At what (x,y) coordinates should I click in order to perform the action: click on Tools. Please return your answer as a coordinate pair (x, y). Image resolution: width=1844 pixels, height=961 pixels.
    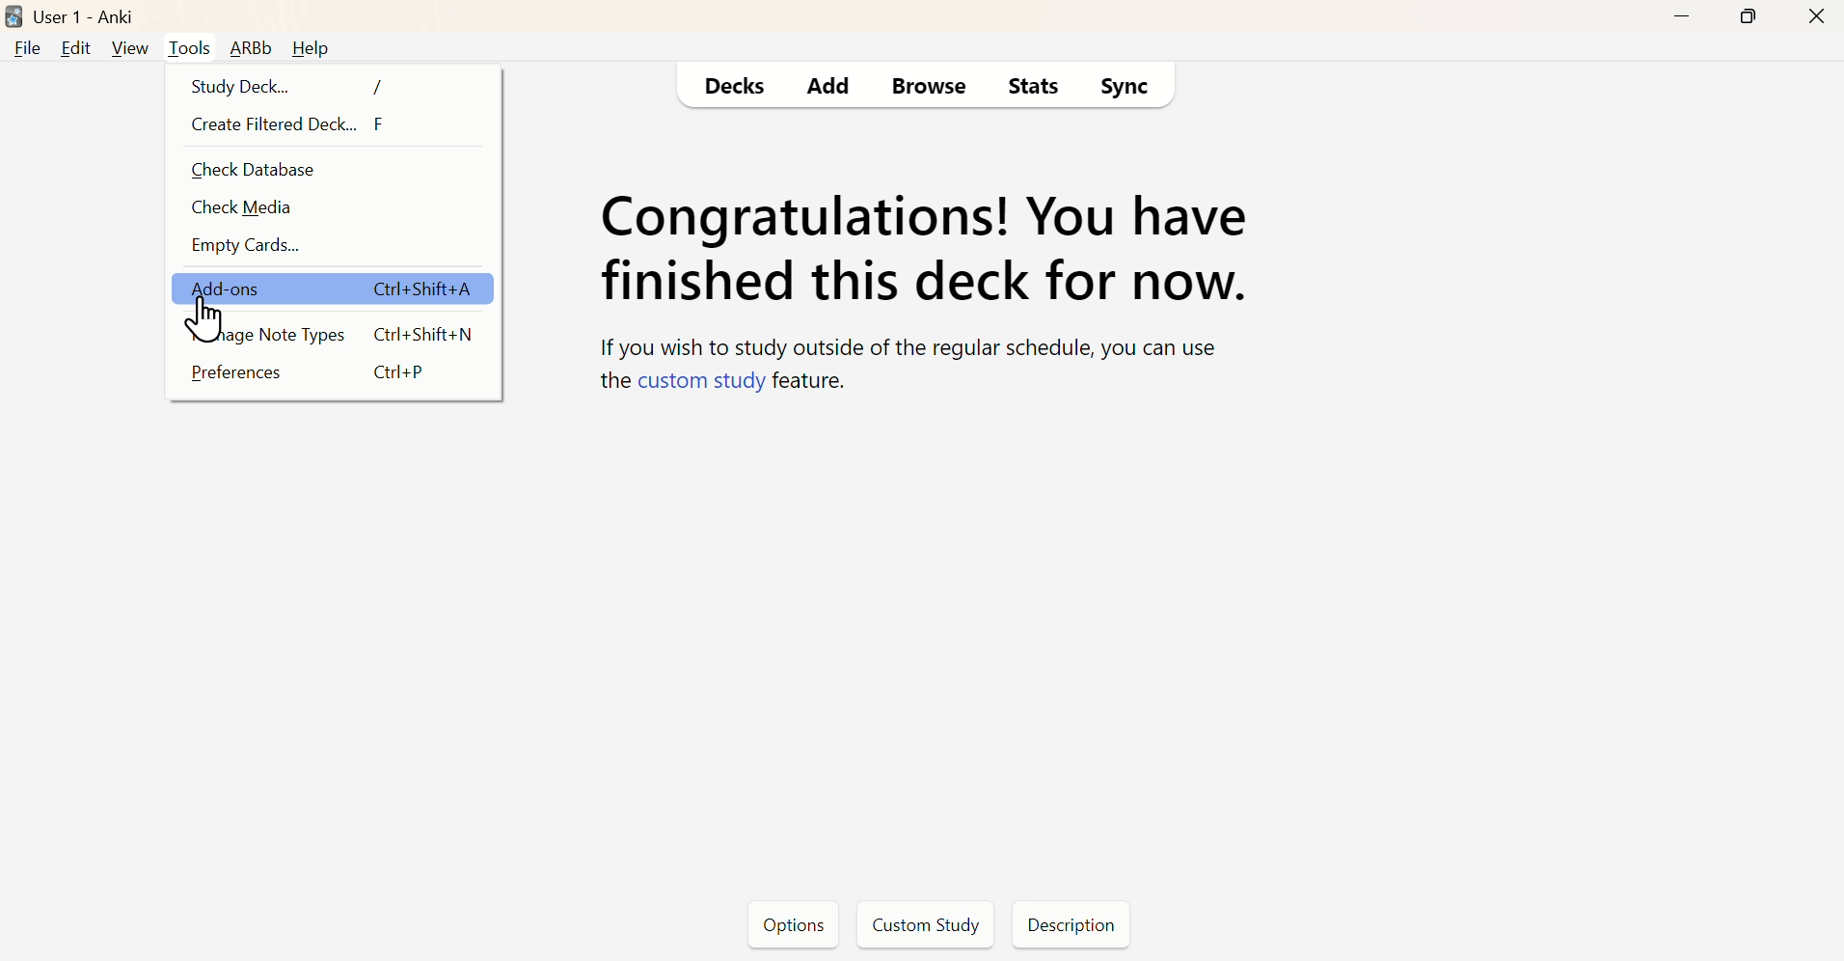
    Looking at the image, I should click on (191, 48).